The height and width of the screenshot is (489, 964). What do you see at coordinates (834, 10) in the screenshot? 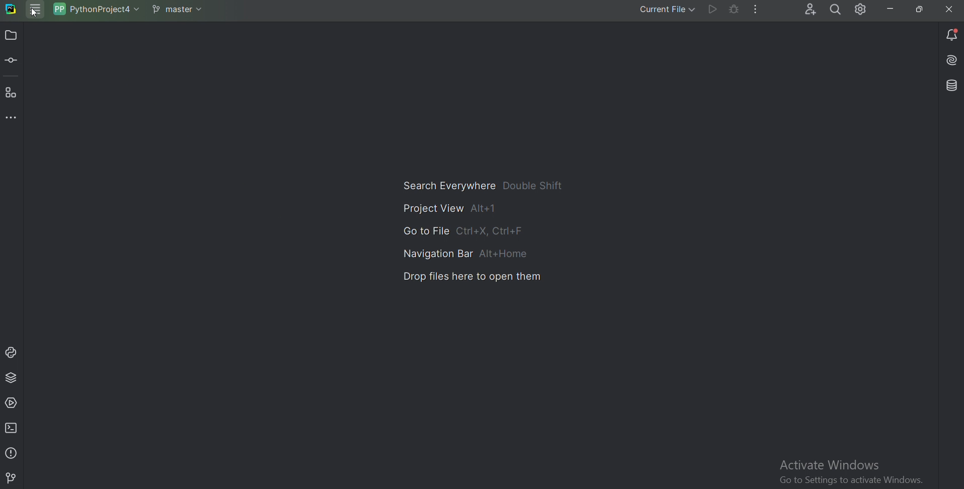
I see `Search everywhere` at bounding box center [834, 10].